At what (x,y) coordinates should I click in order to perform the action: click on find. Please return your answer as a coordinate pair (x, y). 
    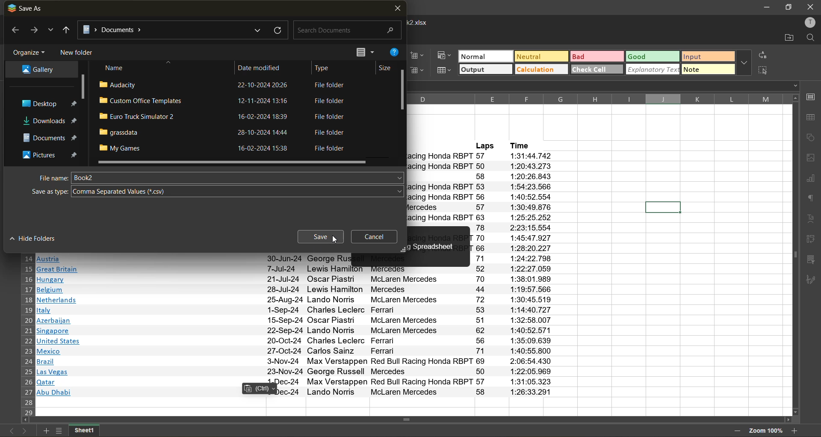
    Looking at the image, I should click on (811, 38).